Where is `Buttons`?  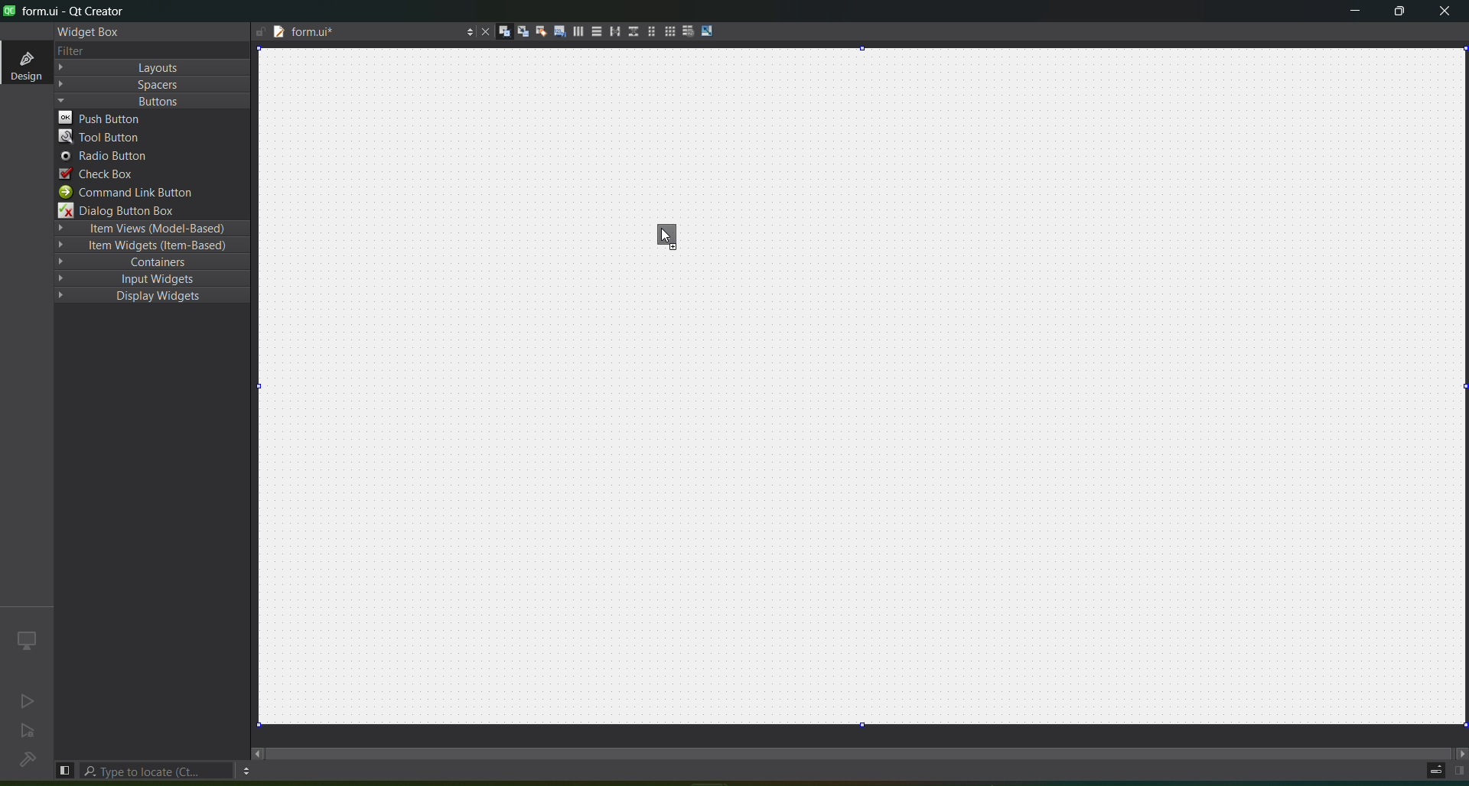
Buttons is located at coordinates (151, 101).